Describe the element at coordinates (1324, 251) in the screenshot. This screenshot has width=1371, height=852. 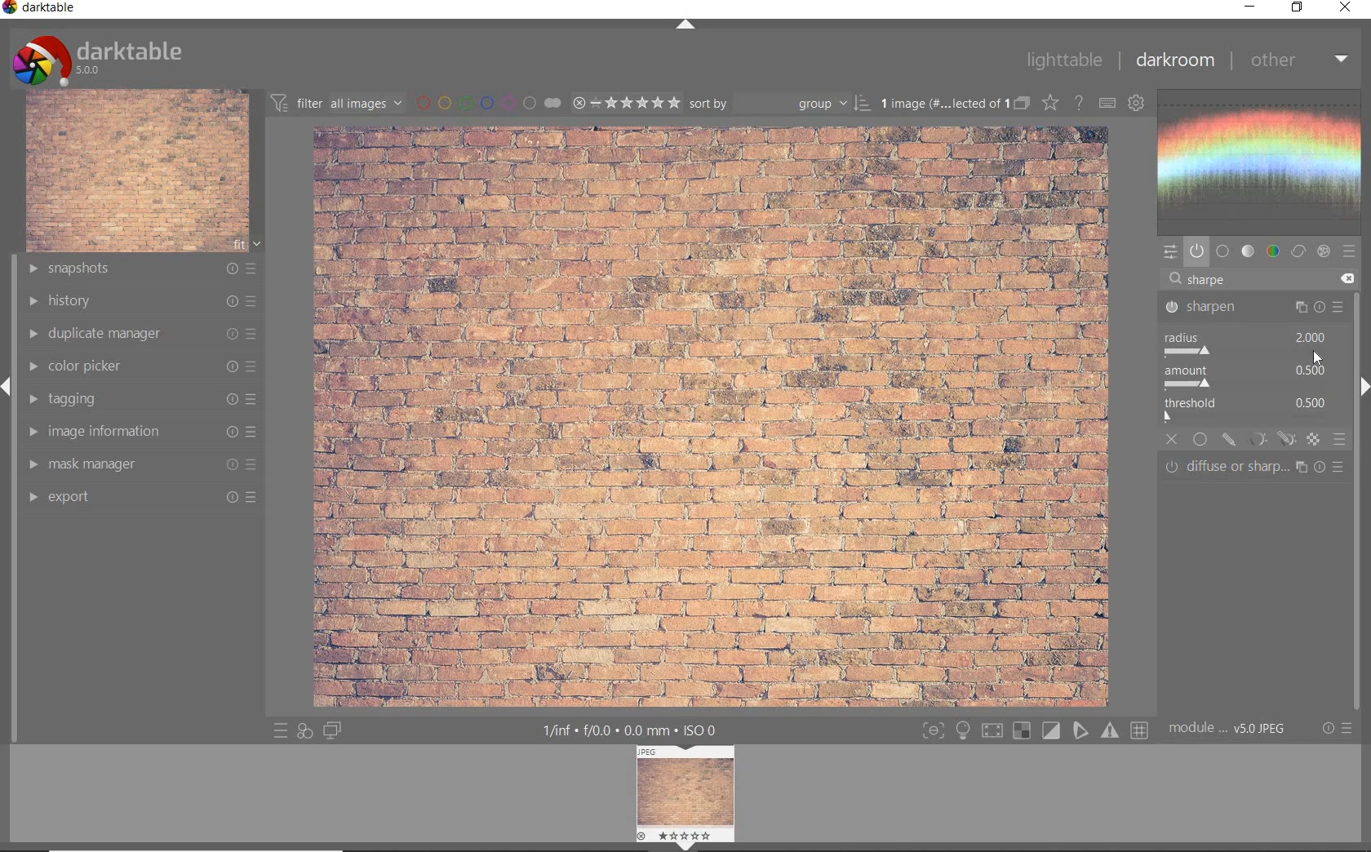
I see `effect` at that location.